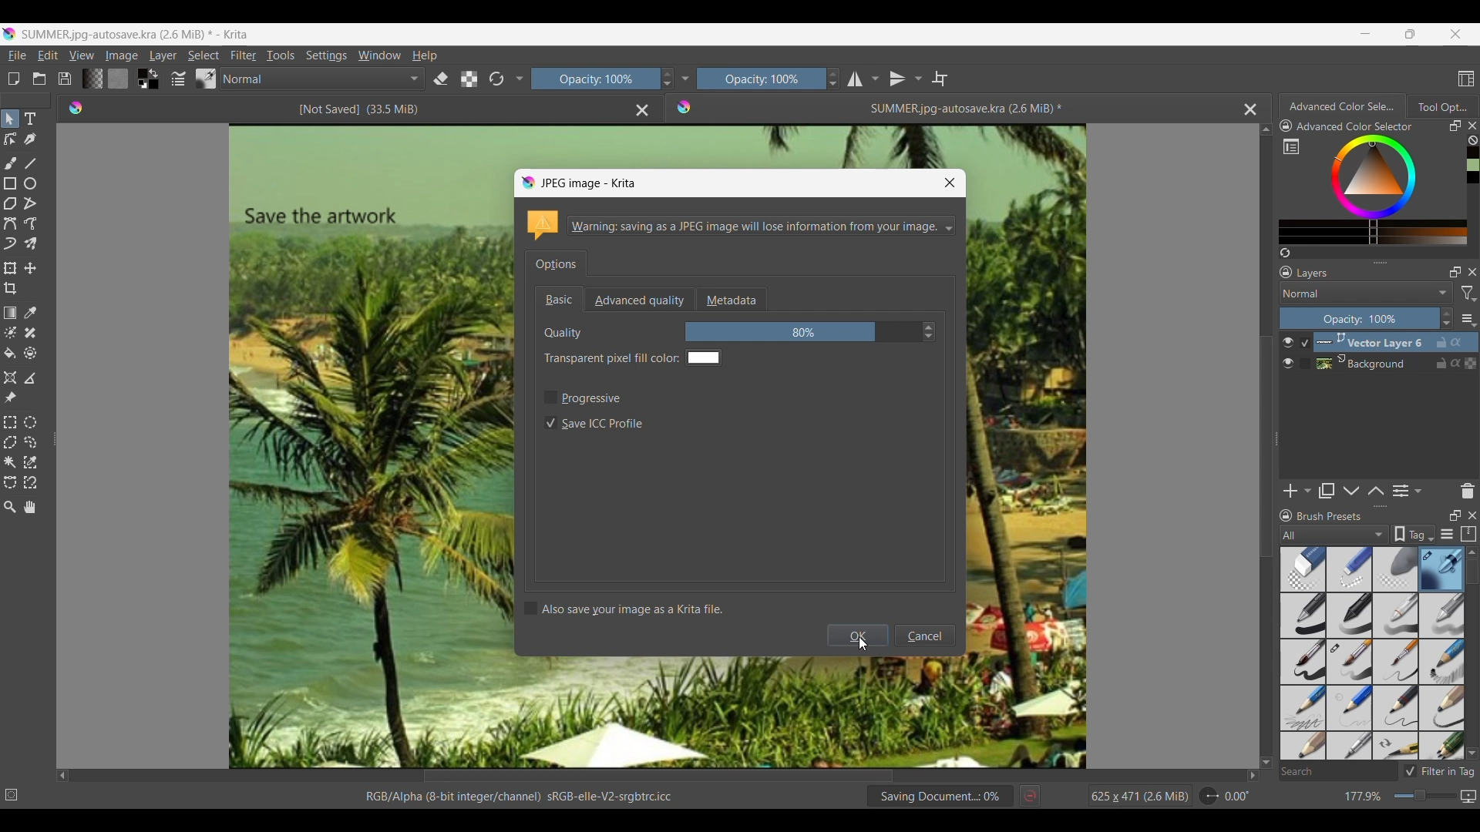 The image size is (1480, 832). Describe the element at coordinates (30, 424) in the screenshot. I see `Elliptical selection tool` at that location.